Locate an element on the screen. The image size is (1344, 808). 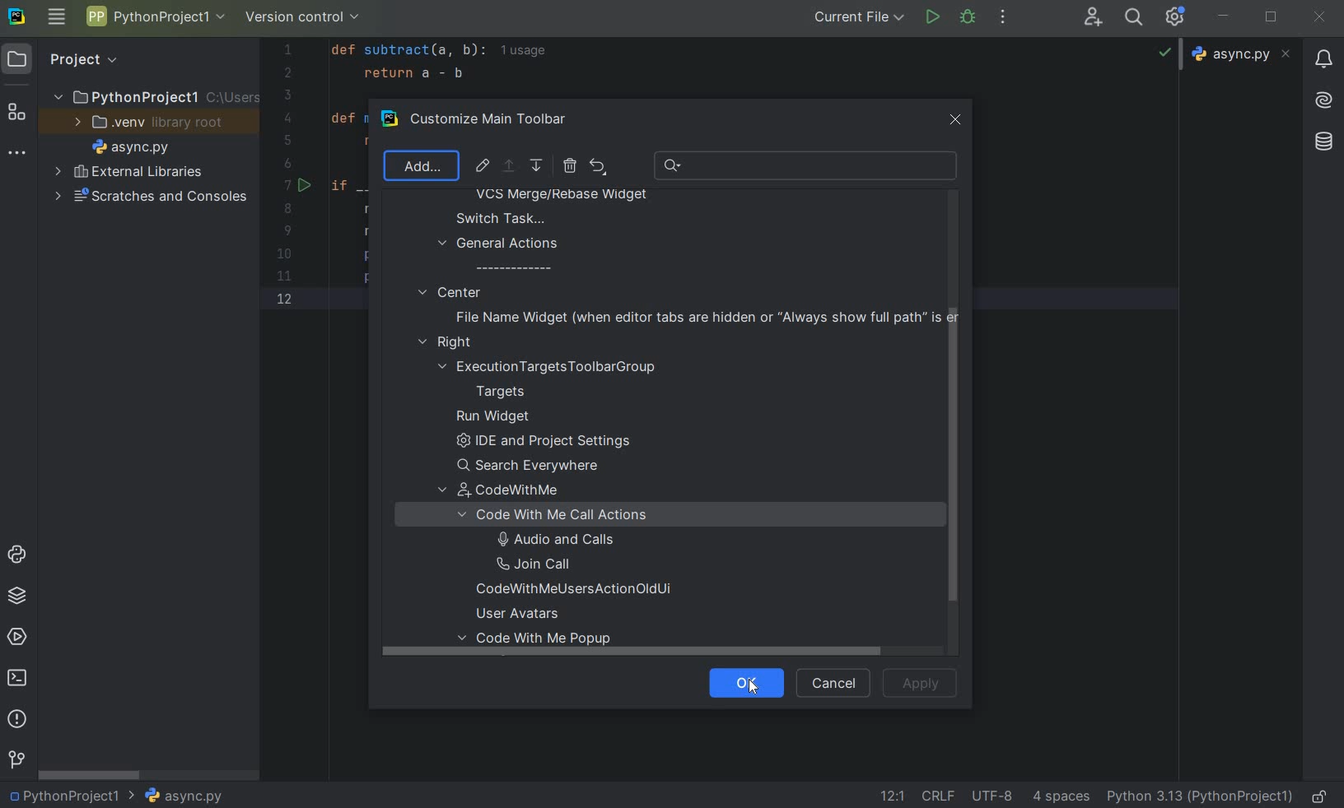
code with me popup is located at coordinates (541, 643).